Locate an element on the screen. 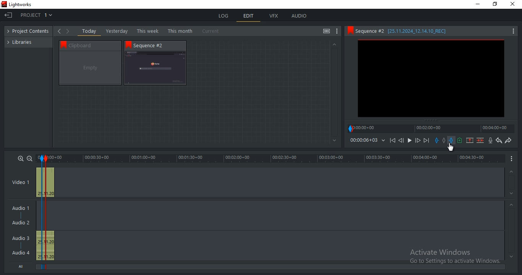 This screenshot has width=522, height=275. audio is located at coordinates (299, 16).